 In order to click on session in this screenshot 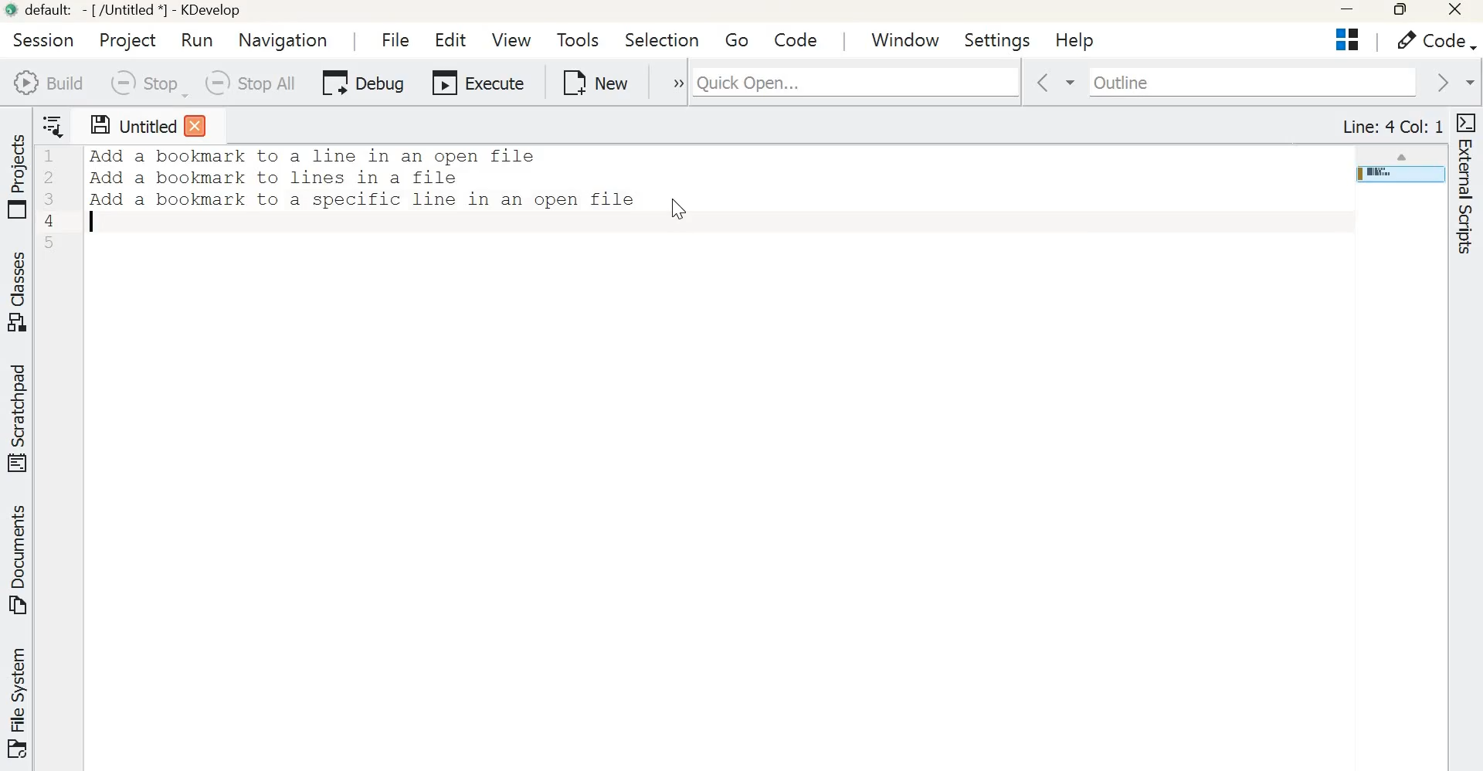, I will do `click(43, 39)`.